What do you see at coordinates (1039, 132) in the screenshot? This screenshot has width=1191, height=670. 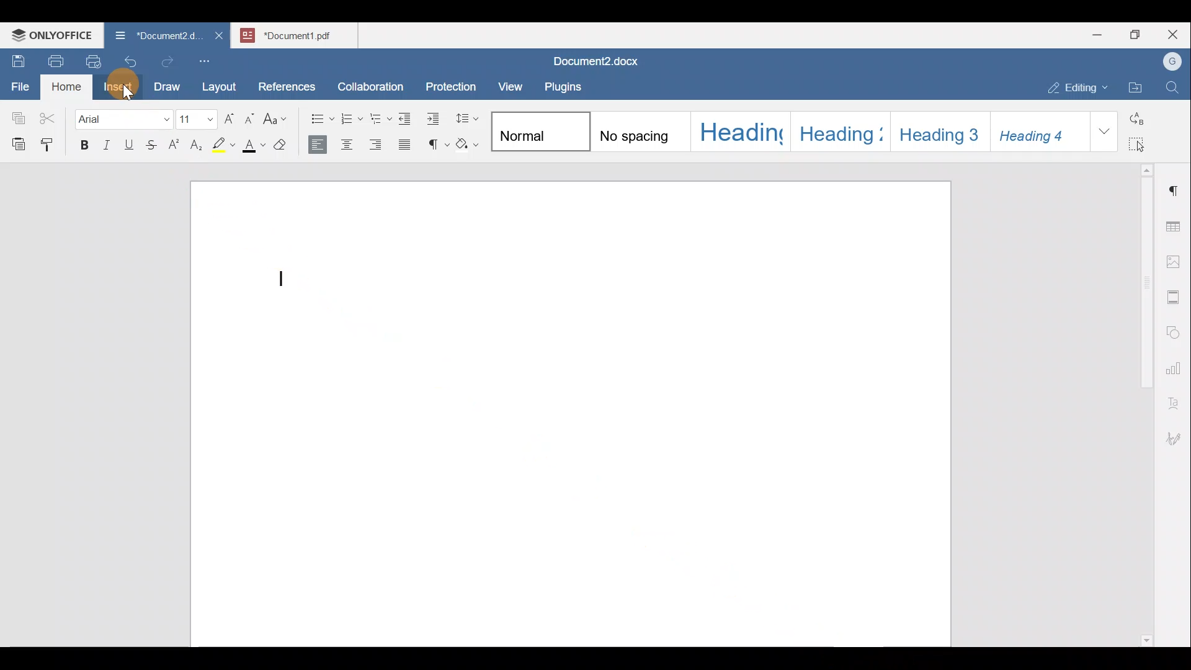 I see `Style 6` at bounding box center [1039, 132].